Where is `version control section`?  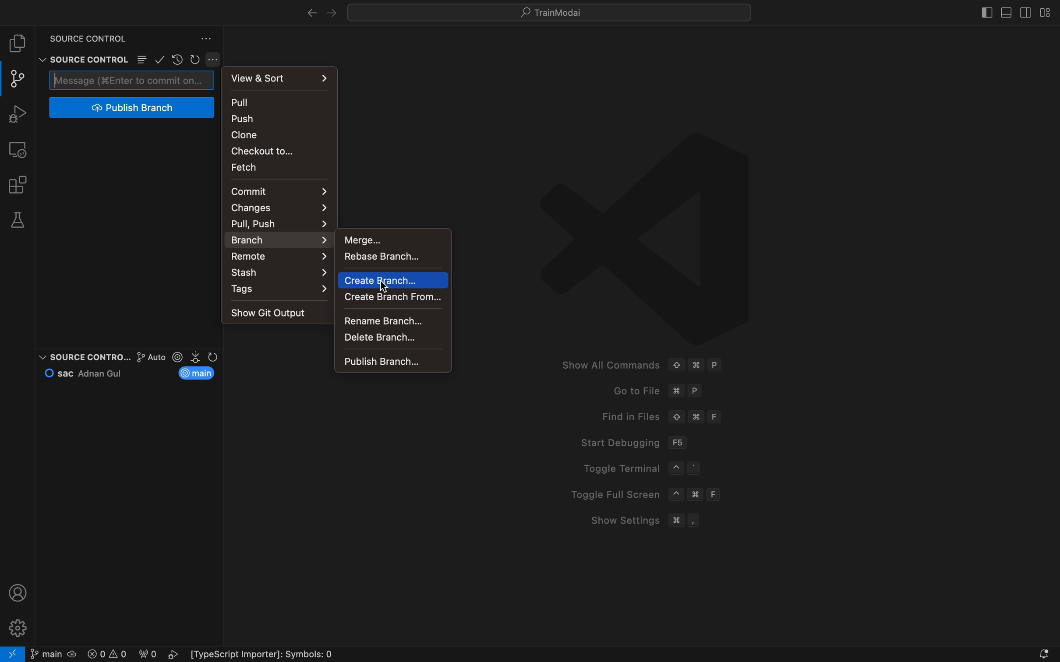 version control section is located at coordinates (197, 357).